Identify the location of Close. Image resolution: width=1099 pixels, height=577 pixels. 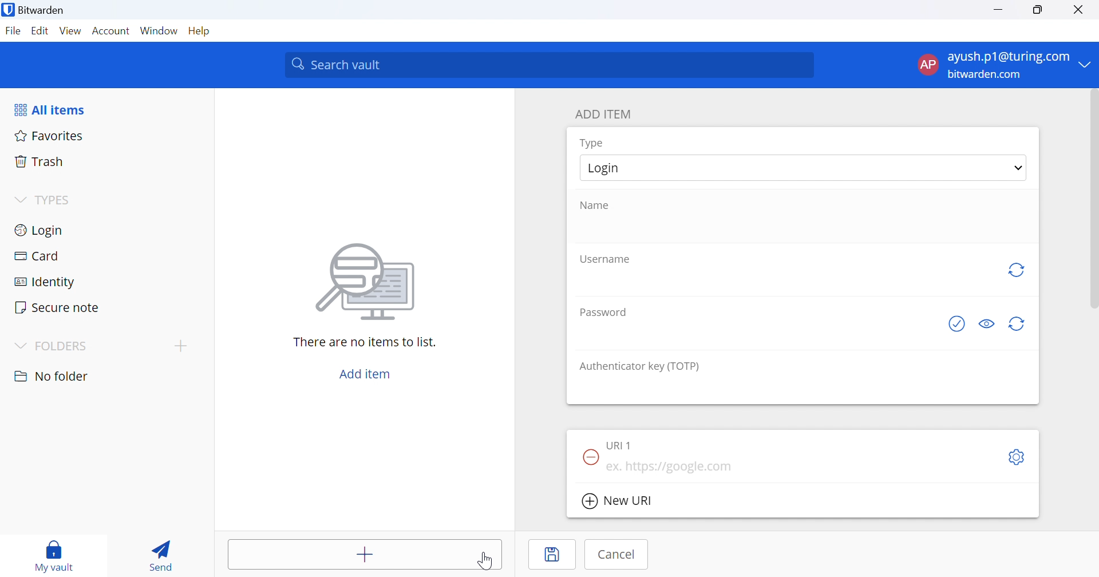
(1080, 11).